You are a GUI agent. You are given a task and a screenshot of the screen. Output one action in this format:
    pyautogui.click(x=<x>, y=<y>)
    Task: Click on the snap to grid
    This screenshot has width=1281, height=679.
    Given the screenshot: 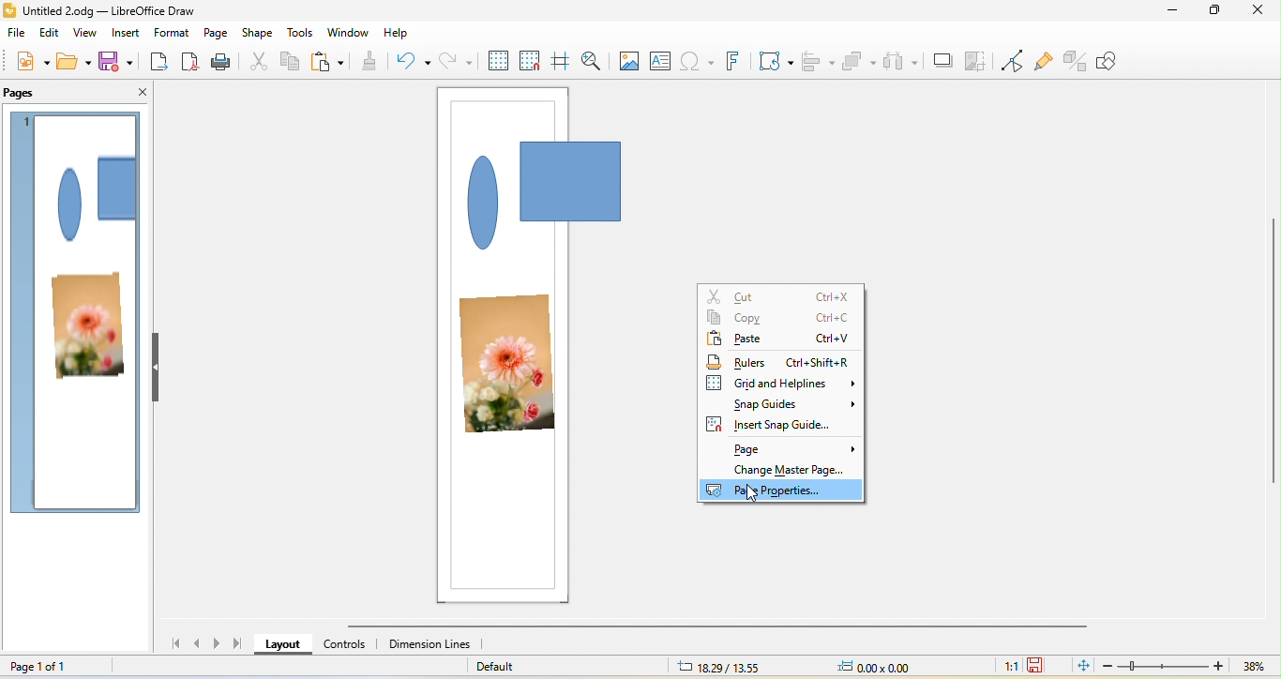 What is the action you would take?
    pyautogui.click(x=531, y=62)
    